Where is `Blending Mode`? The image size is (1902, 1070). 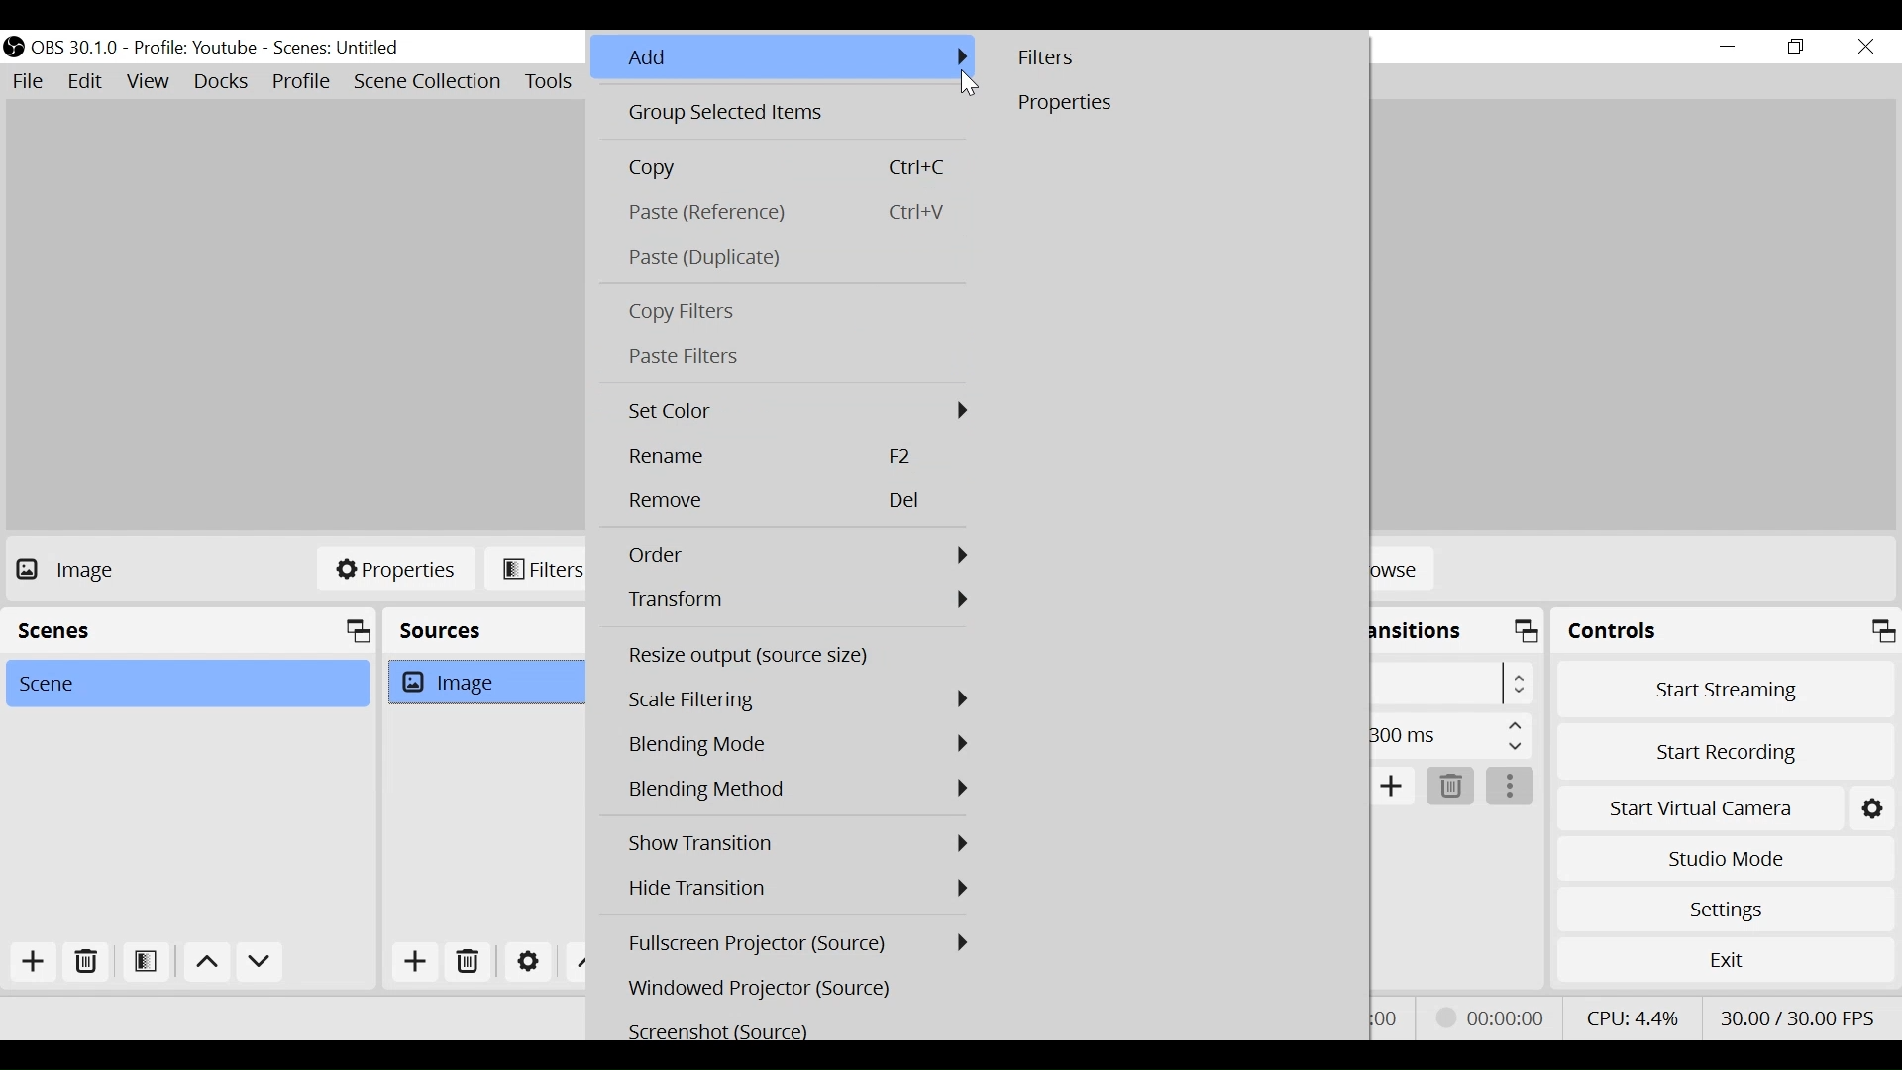 Blending Mode is located at coordinates (803, 745).